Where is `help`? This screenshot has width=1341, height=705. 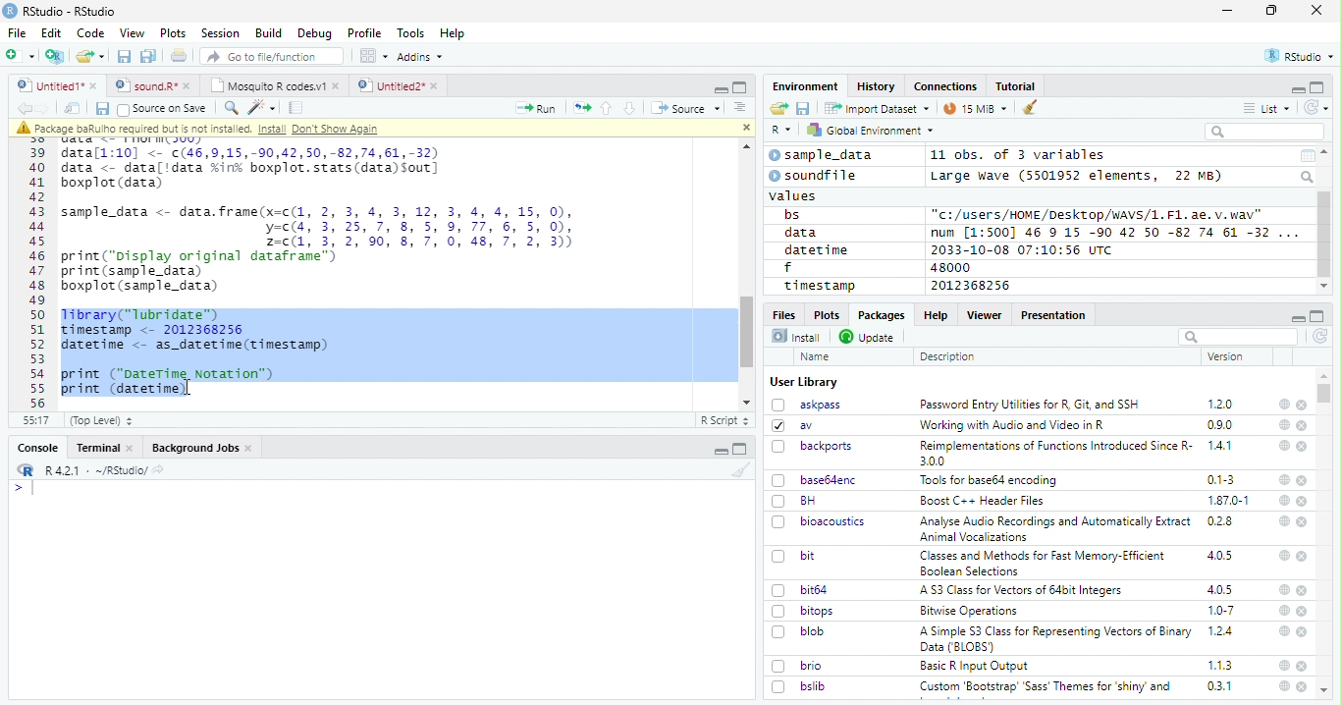
help is located at coordinates (1284, 480).